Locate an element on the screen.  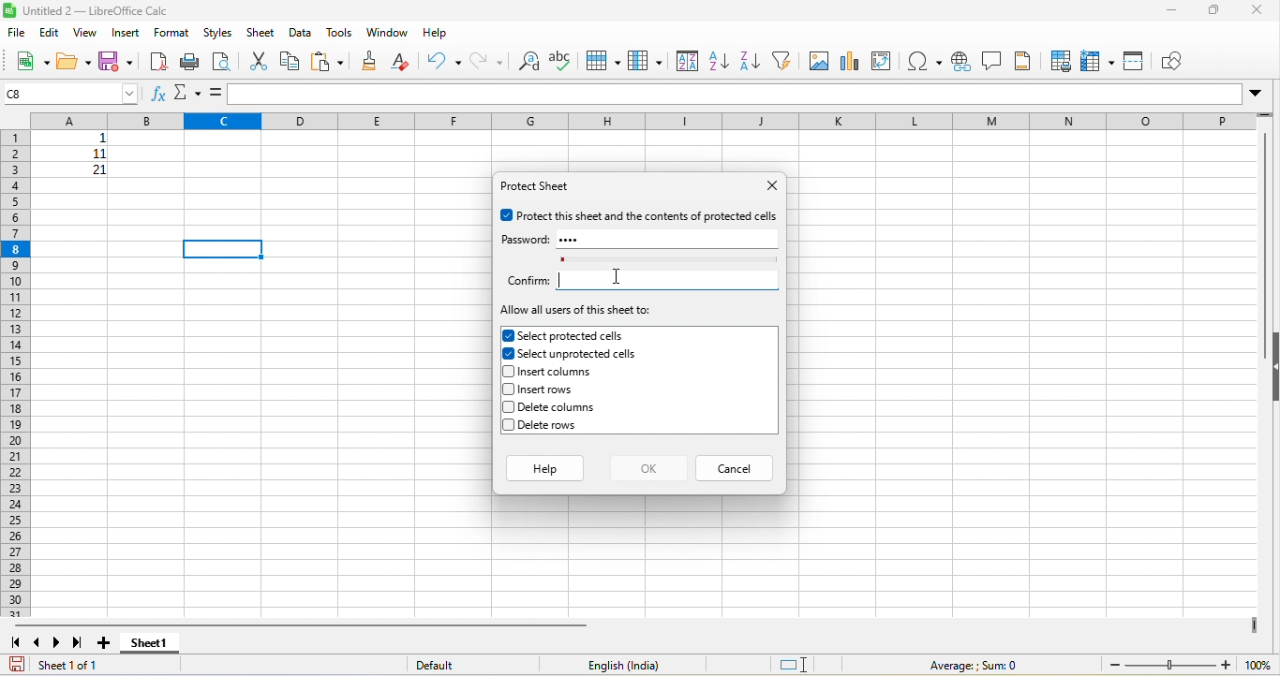
sheet is located at coordinates (262, 33).